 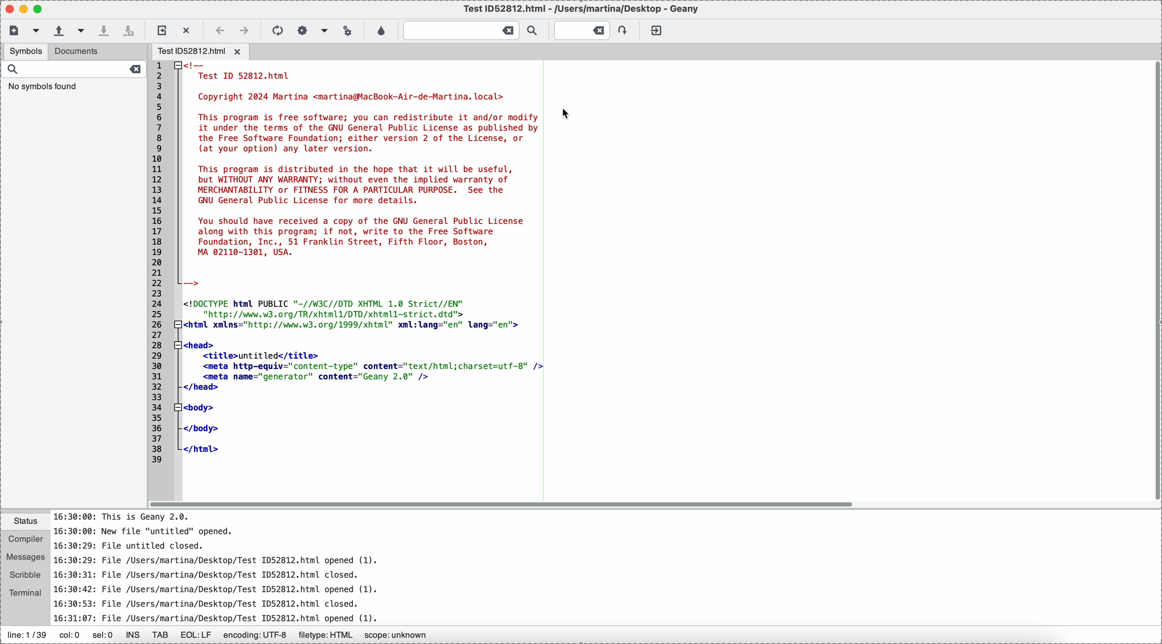 I want to click on save all open files, so click(x=131, y=29).